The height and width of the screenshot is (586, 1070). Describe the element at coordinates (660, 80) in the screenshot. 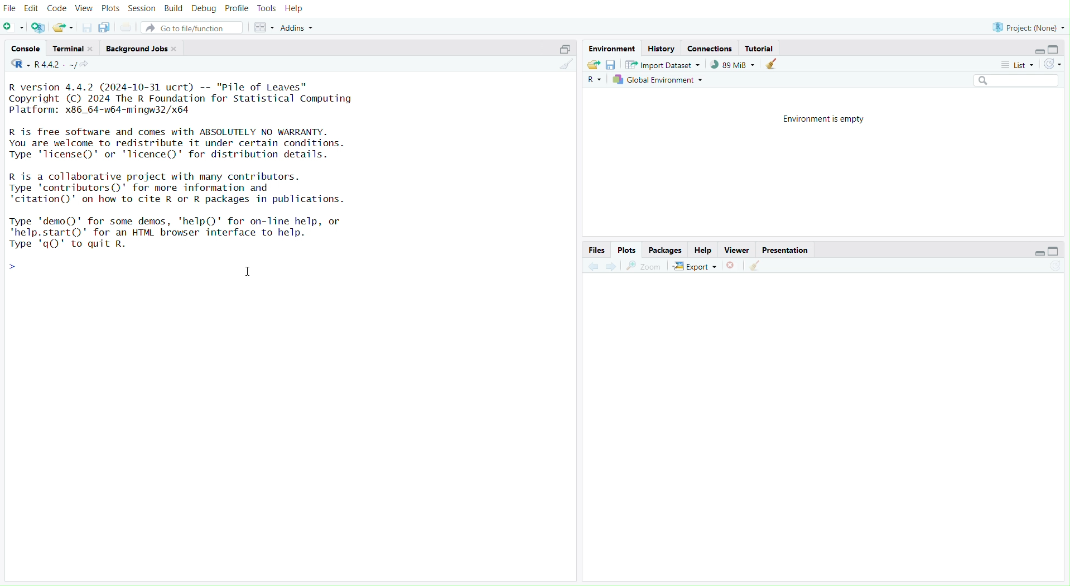

I see `Global Environment` at that location.